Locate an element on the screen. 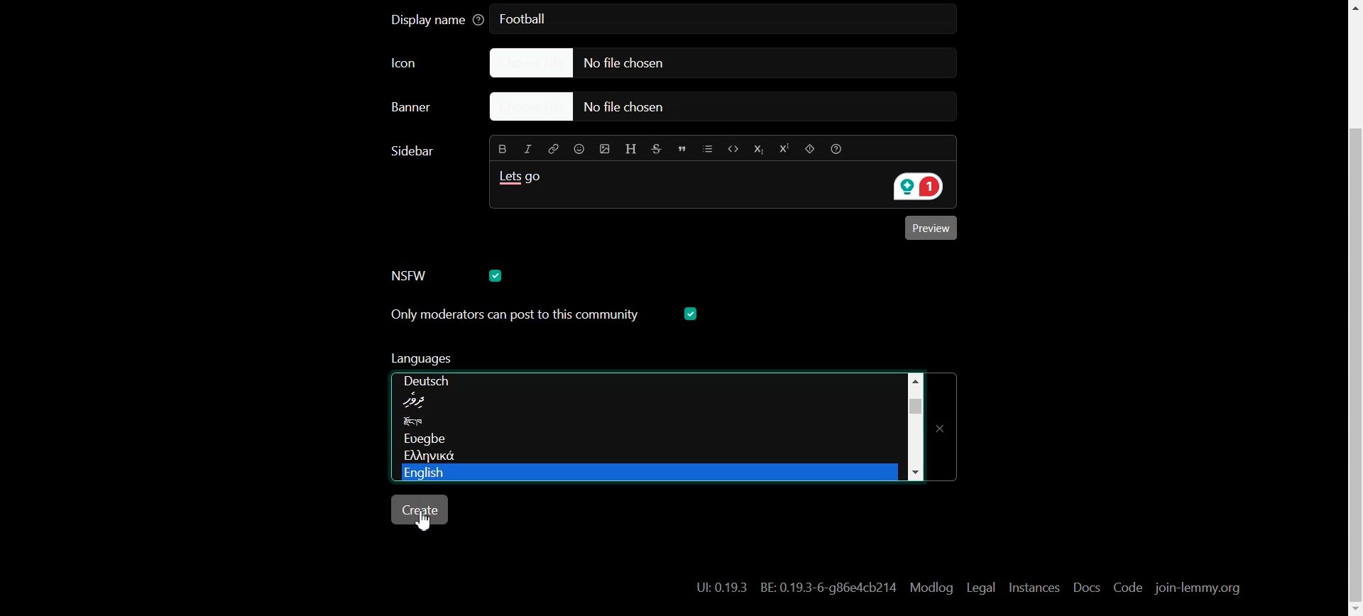 The image size is (1363, 616). Display name is located at coordinates (437, 21).